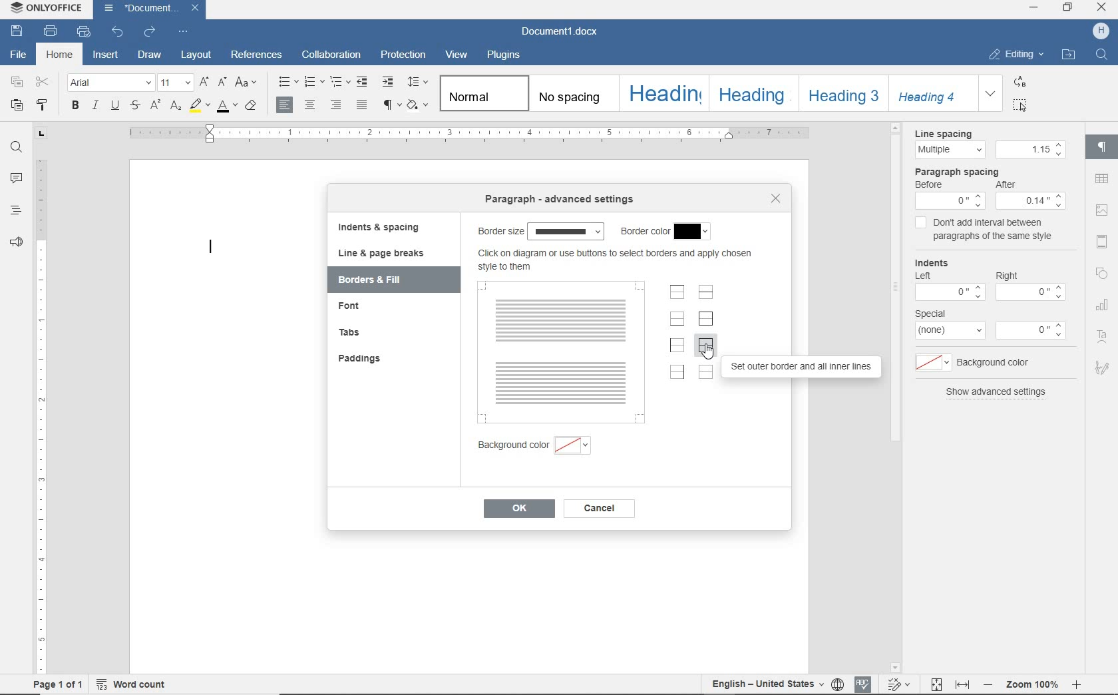  Describe the element at coordinates (257, 54) in the screenshot. I see `references` at that location.